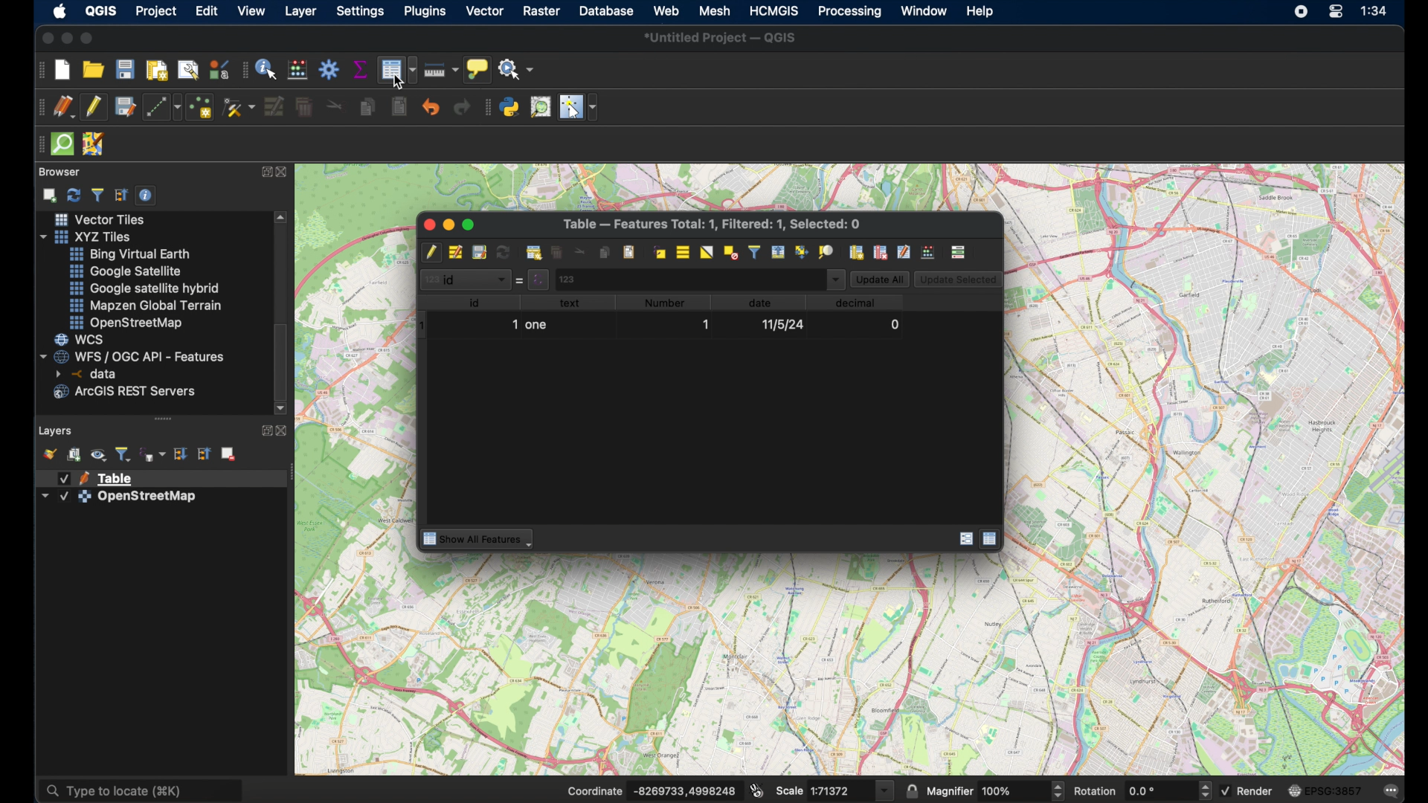 The image size is (1428, 803). Describe the element at coordinates (101, 10) in the screenshot. I see `QGIS` at that location.